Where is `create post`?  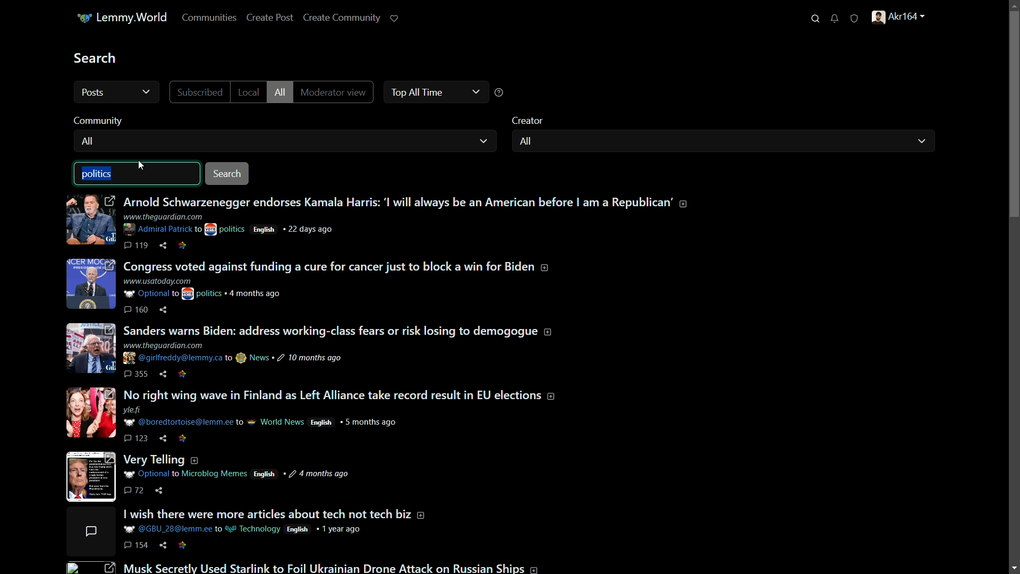 create post is located at coordinates (270, 18).